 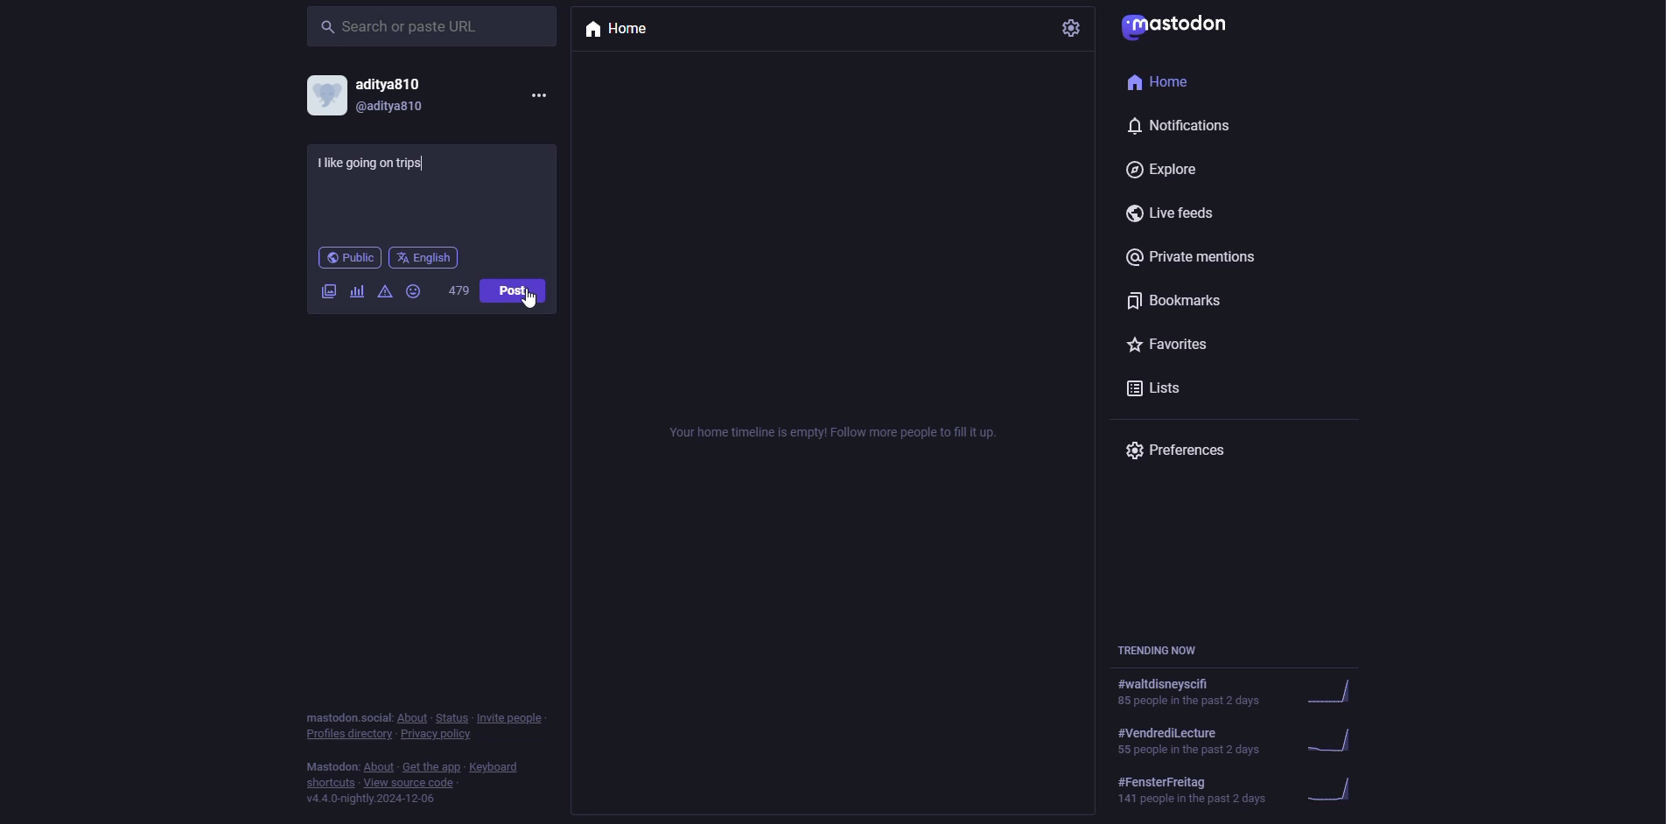 What do you see at coordinates (423, 258) in the screenshot?
I see `english` at bounding box center [423, 258].